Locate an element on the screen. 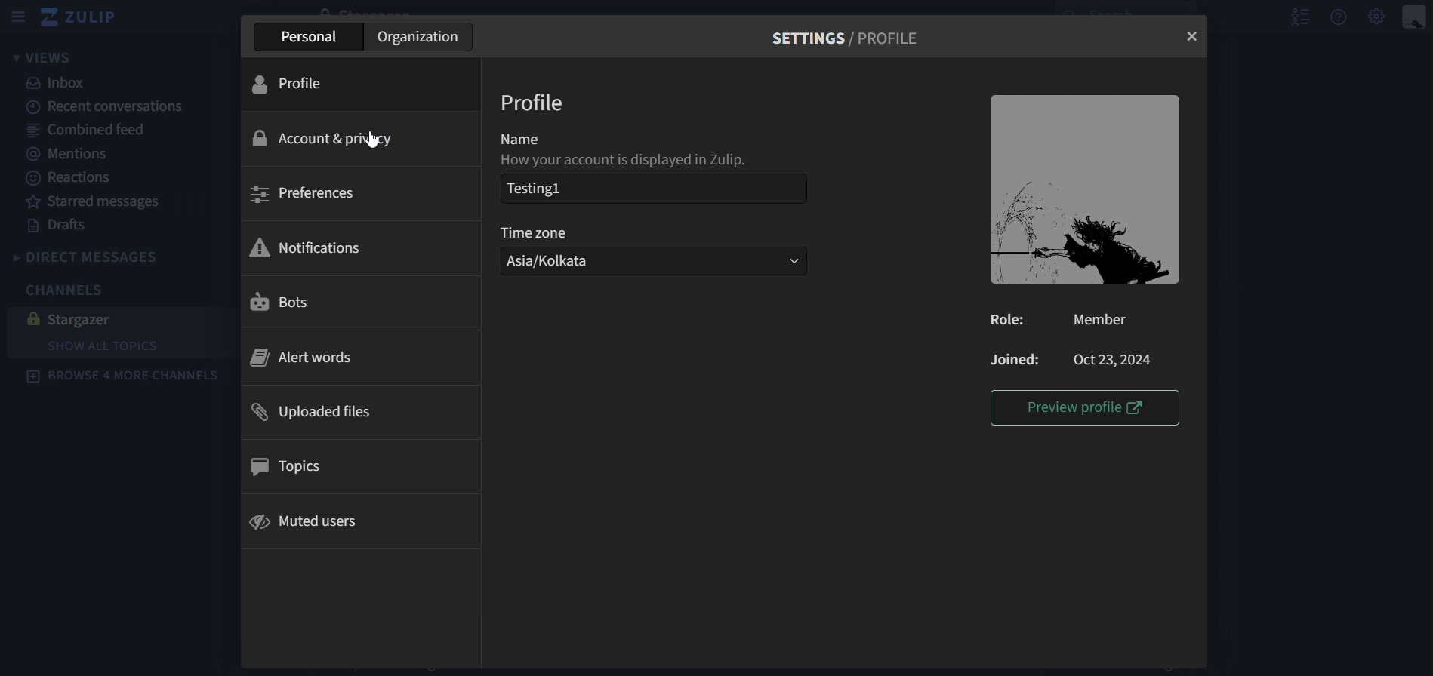  drafts is located at coordinates (58, 225).